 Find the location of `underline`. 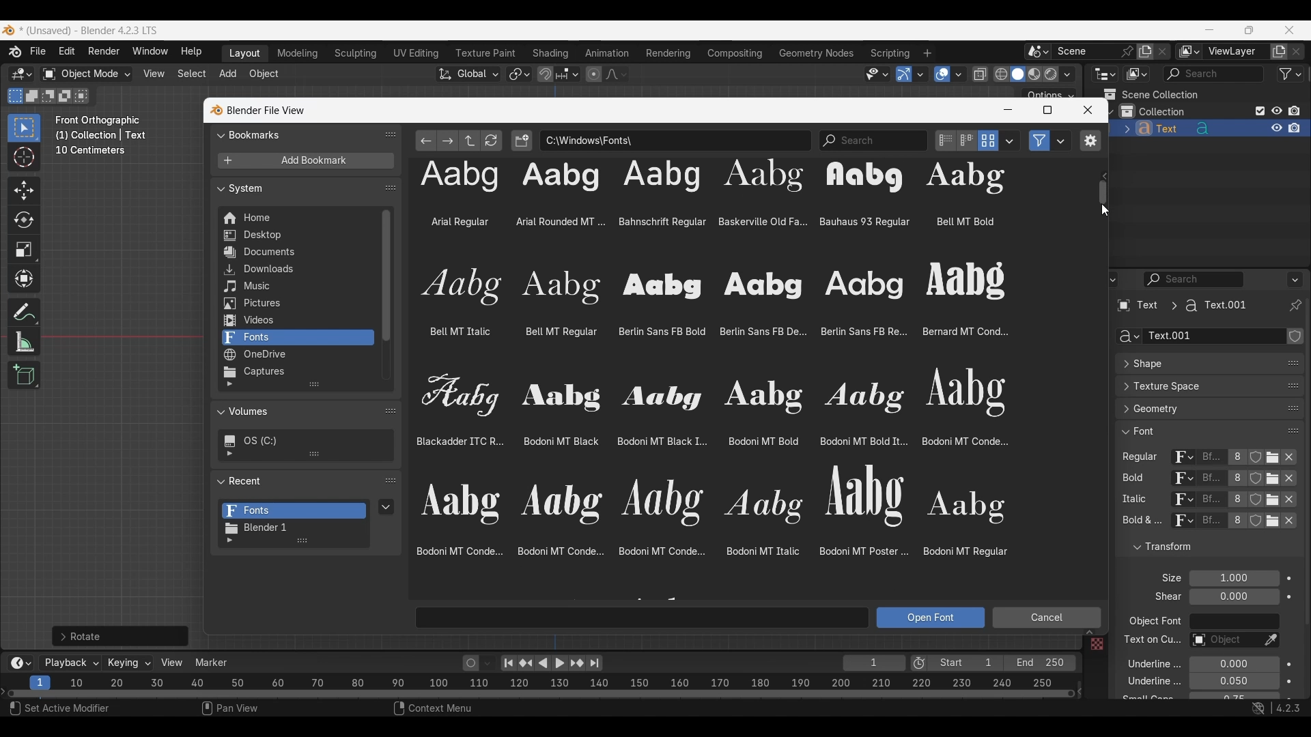

underline is located at coordinates (1146, 663).